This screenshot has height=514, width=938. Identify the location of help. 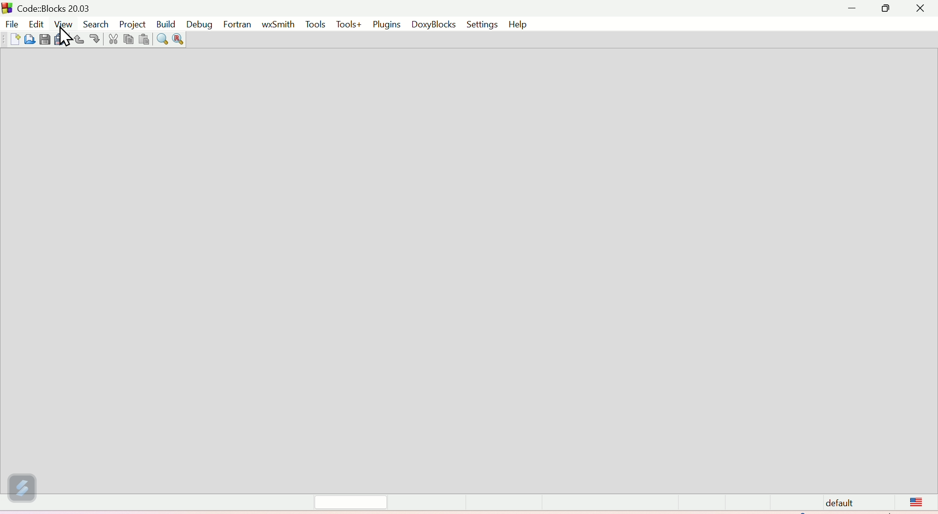
(518, 24).